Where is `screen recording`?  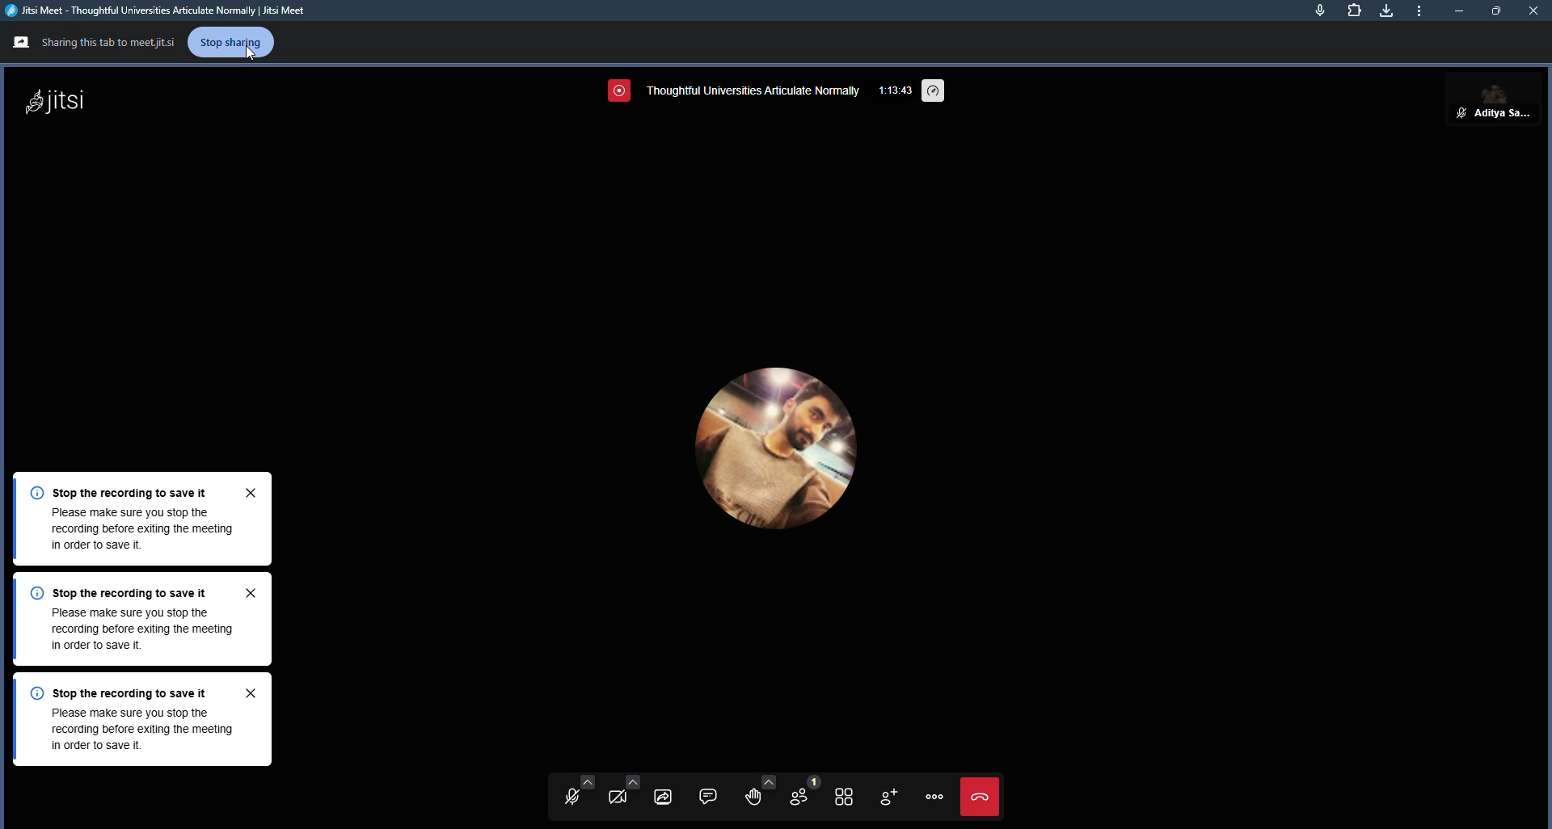 screen recording is located at coordinates (618, 94).